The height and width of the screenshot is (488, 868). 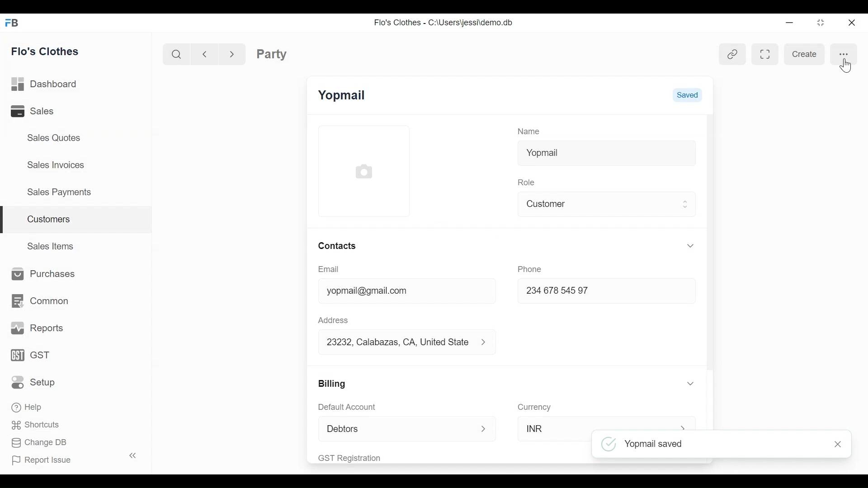 What do you see at coordinates (57, 164) in the screenshot?
I see `Sales Invoices` at bounding box center [57, 164].